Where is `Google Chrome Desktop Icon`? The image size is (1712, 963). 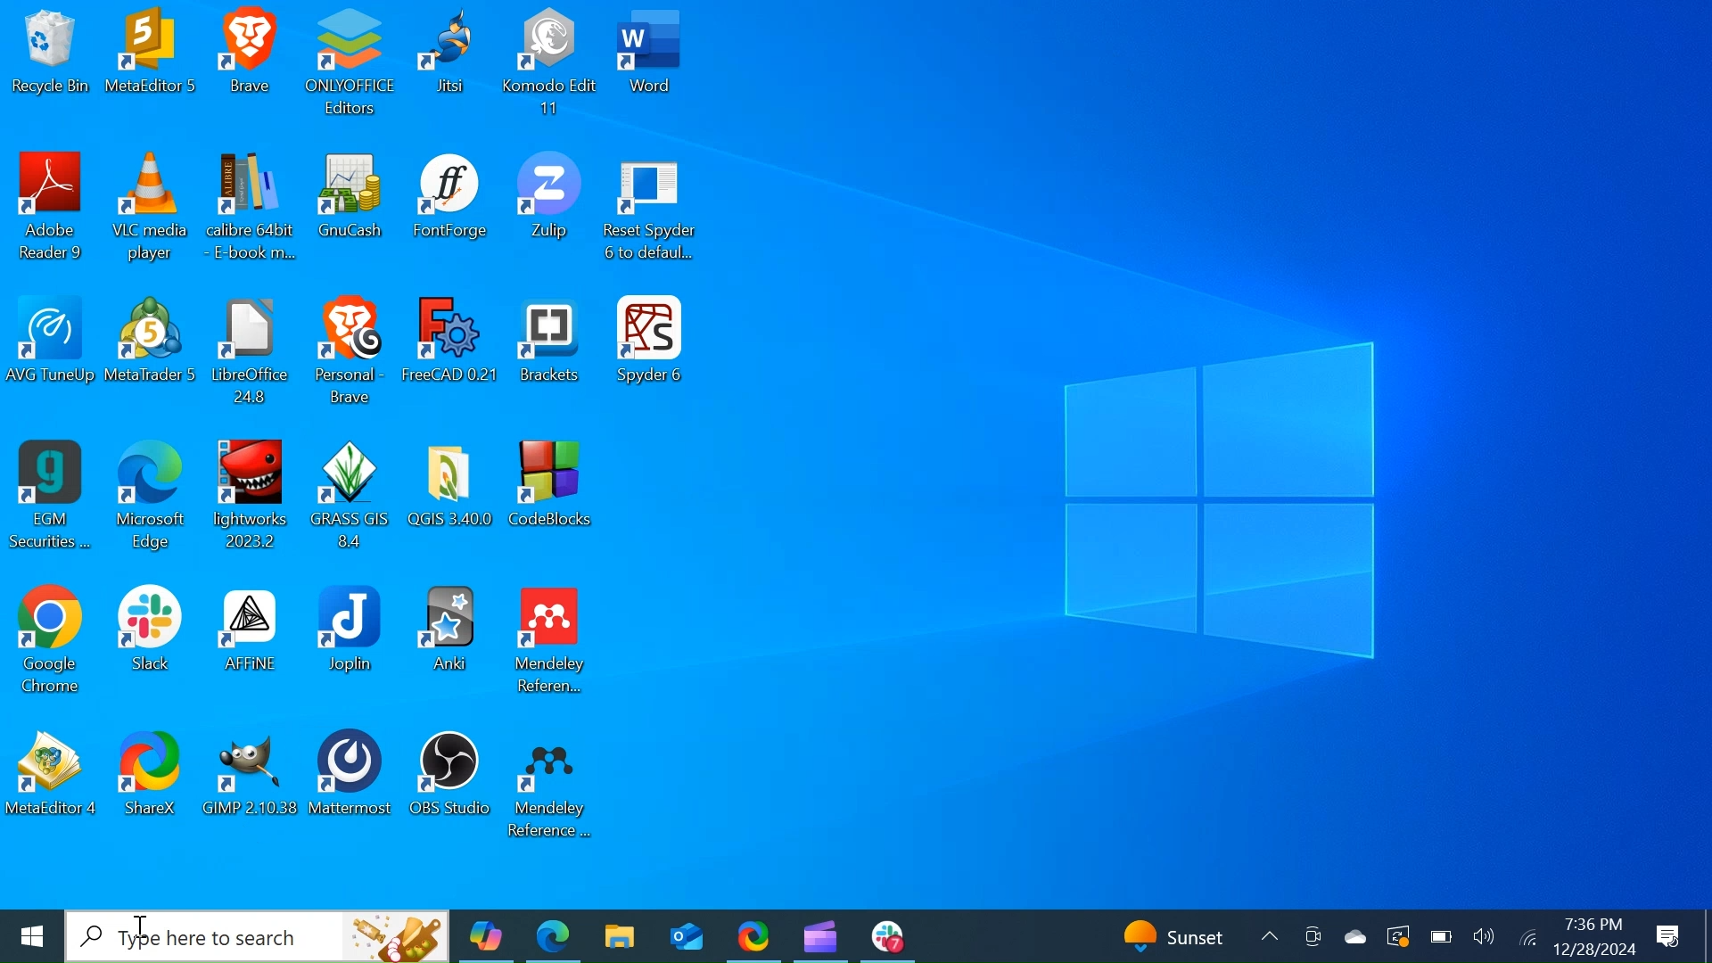
Google Chrome Desktop Icon is located at coordinates (46, 639).